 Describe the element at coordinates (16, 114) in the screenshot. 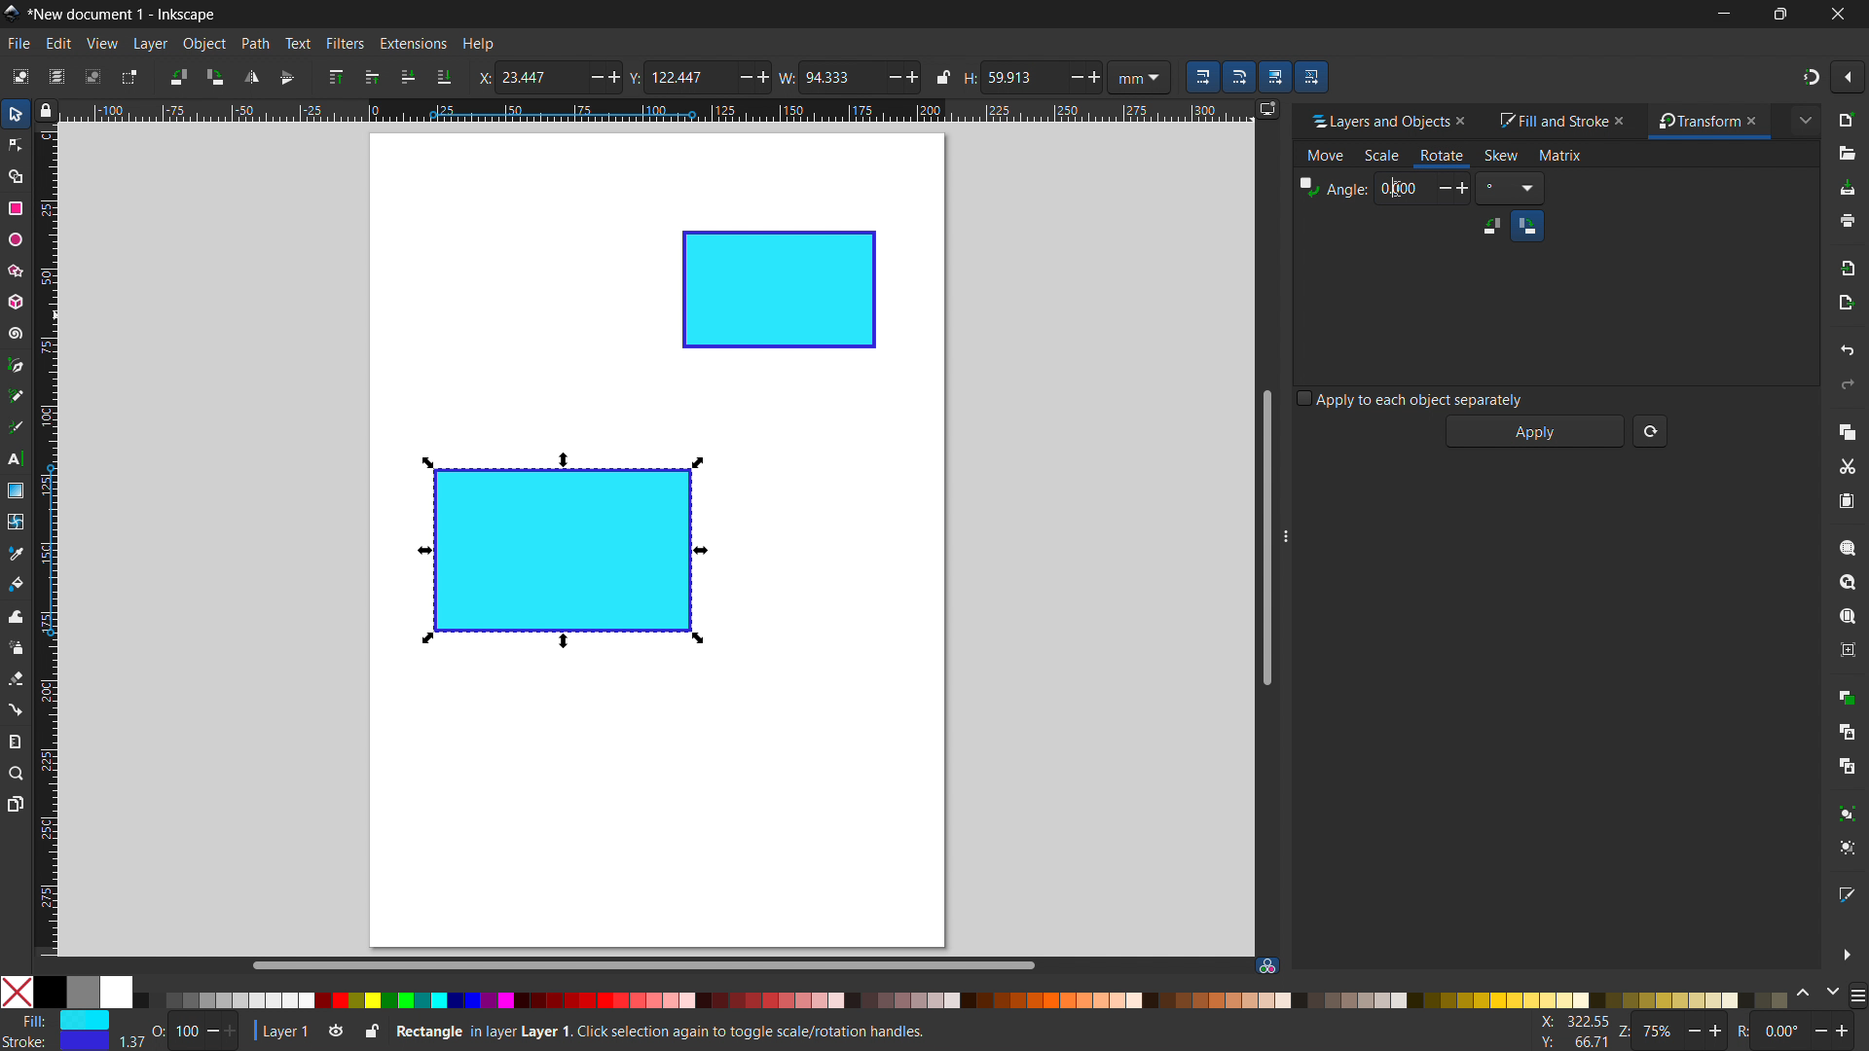

I see `selector tool` at that location.